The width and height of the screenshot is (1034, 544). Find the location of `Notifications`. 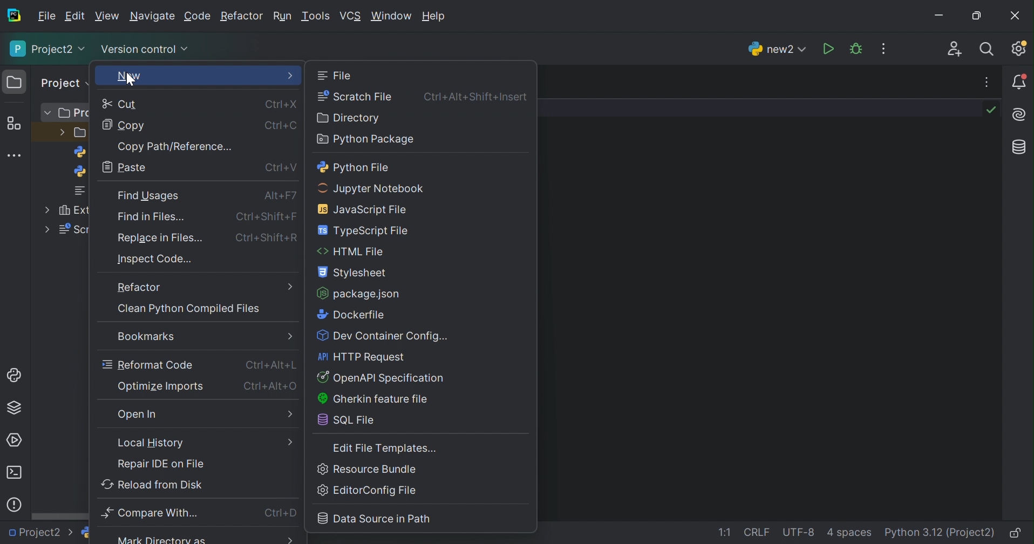

Notifications is located at coordinates (1019, 82).